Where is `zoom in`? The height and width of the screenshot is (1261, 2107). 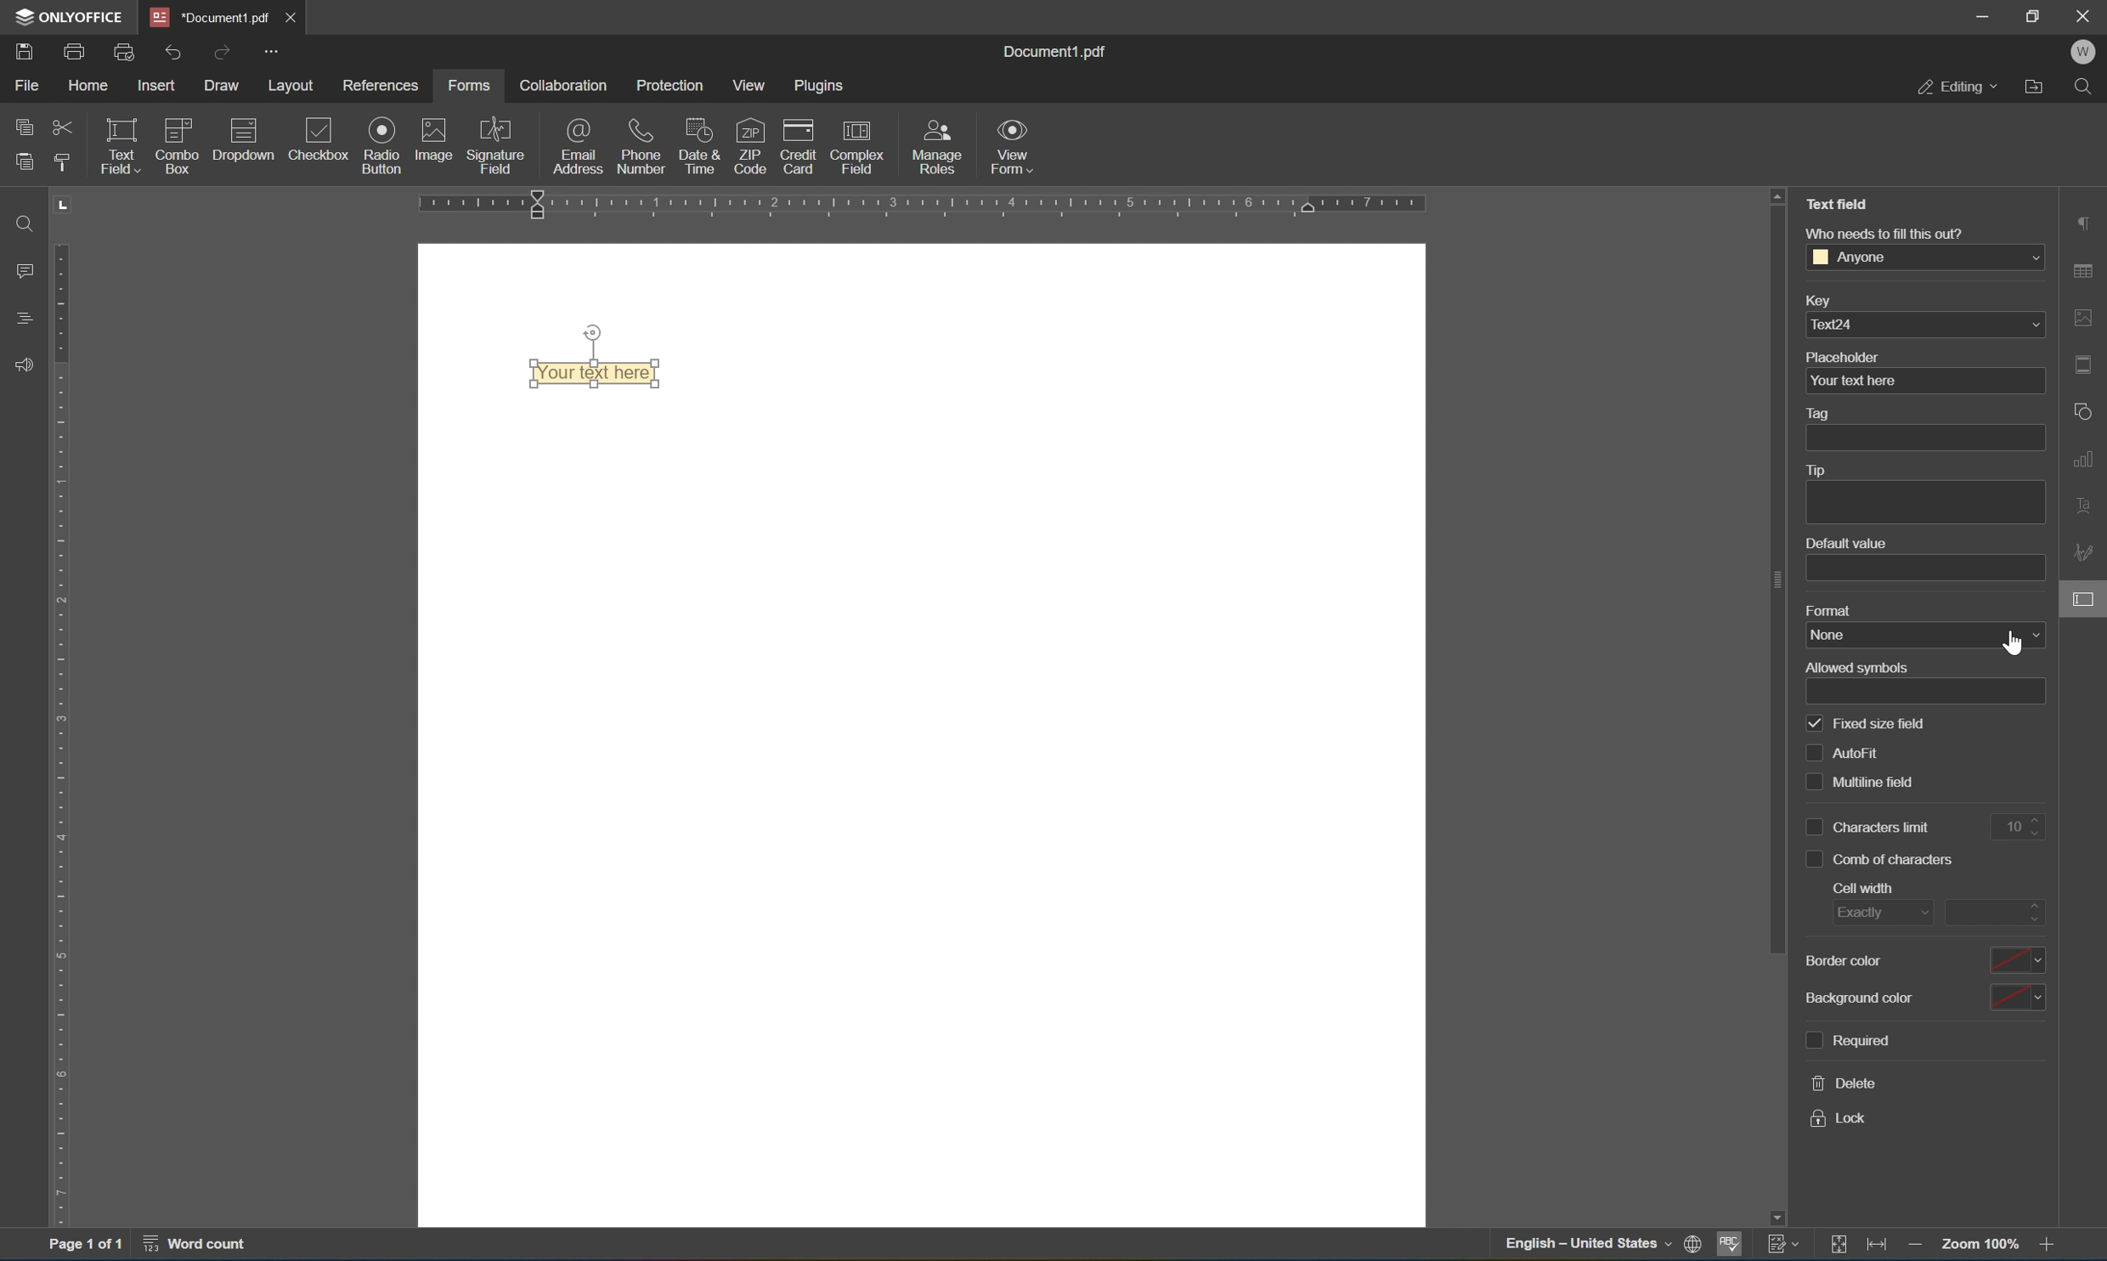 zoom in is located at coordinates (2053, 1246).